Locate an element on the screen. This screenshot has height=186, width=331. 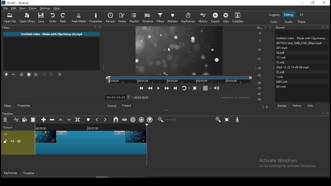
files is located at coordinates (280, 77).